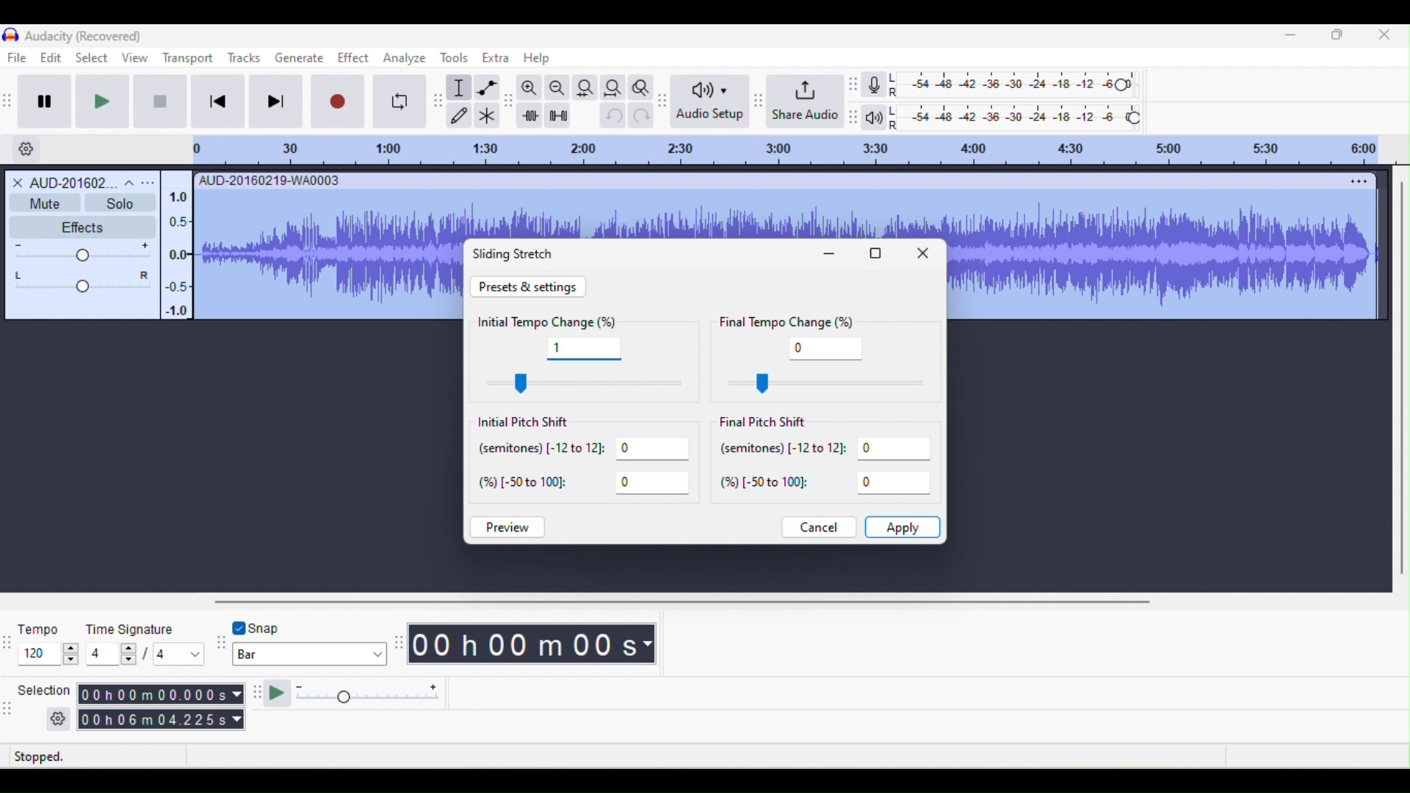 This screenshot has width=1410, height=793. What do you see at coordinates (146, 642) in the screenshot?
I see `time signature` at bounding box center [146, 642].